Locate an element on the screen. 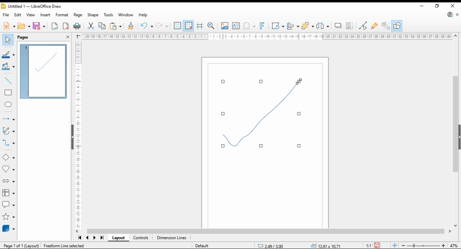 This screenshot has width=461, height=249. line color is located at coordinates (9, 54).